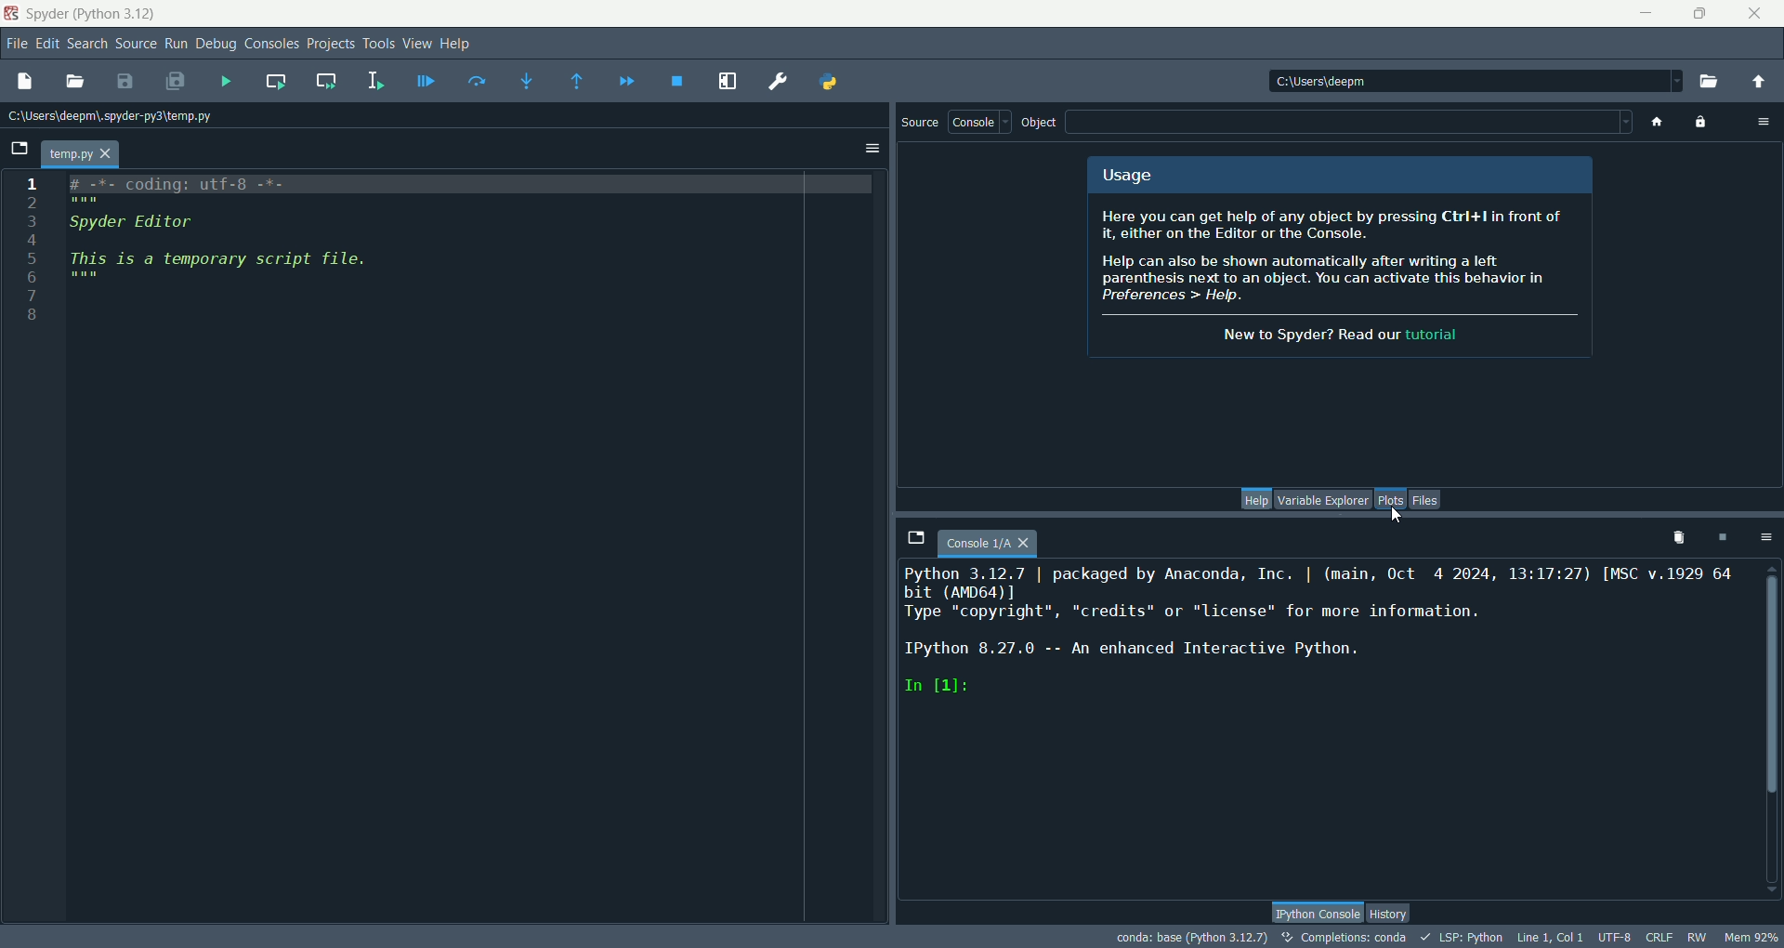  I want to click on source, so click(137, 46).